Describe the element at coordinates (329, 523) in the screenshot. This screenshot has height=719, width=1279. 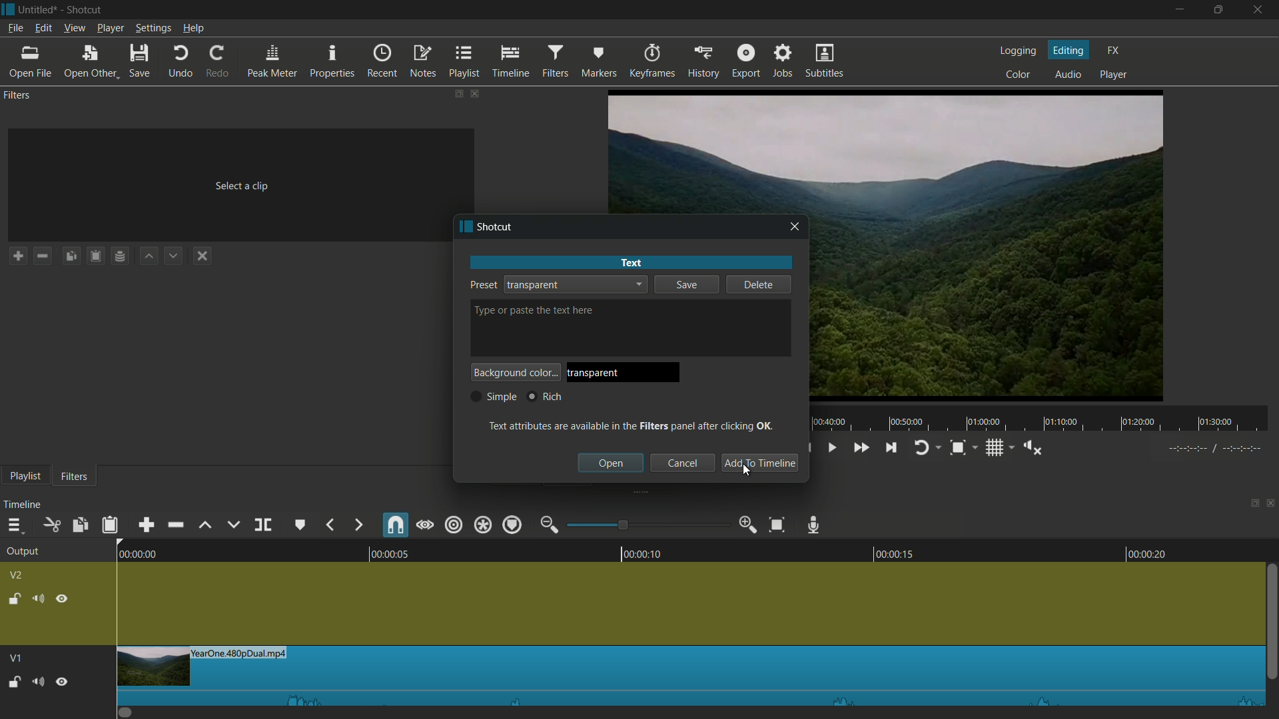
I see `backward` at that location.